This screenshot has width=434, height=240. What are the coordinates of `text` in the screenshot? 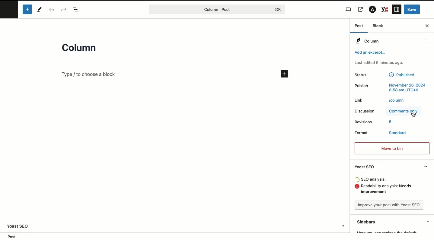 It's located at (374, 180).